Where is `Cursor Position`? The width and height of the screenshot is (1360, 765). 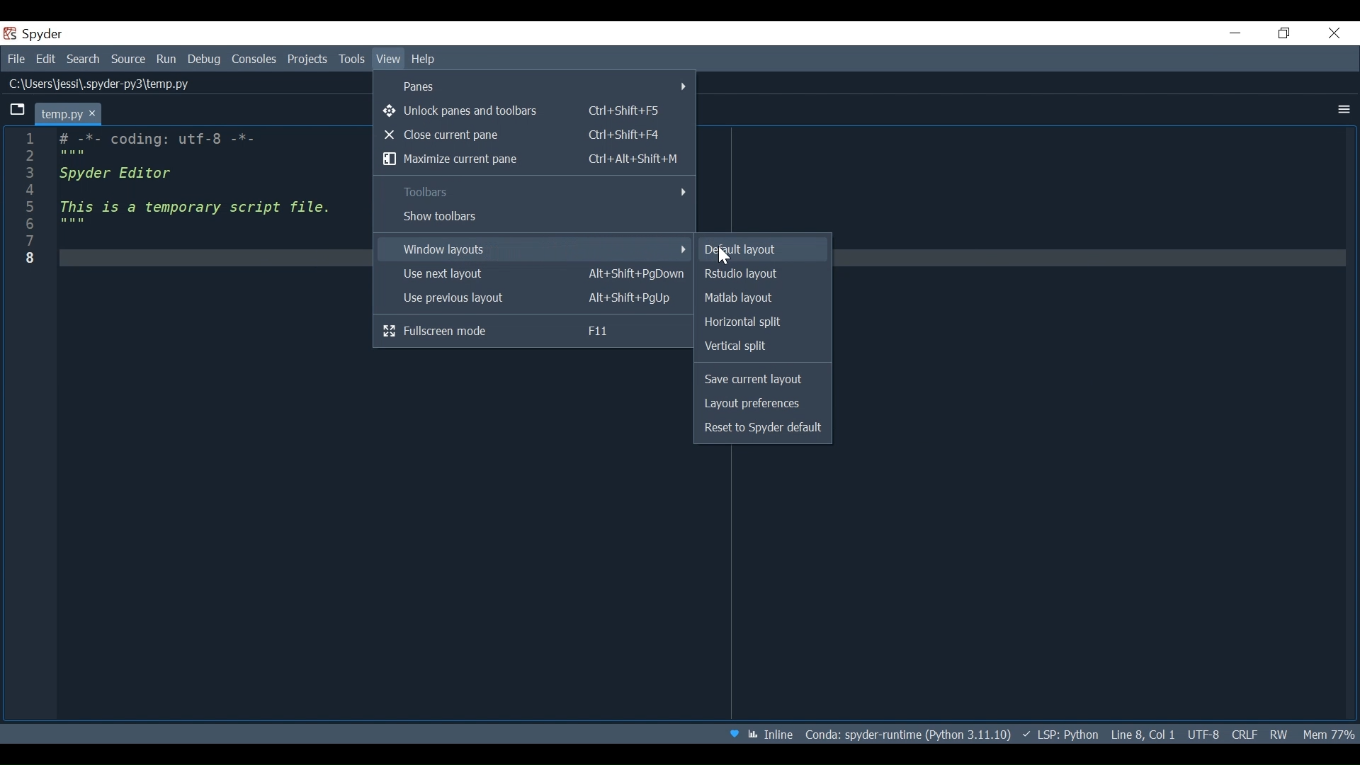
Cursor Position is located at coordinates (1143, 734).